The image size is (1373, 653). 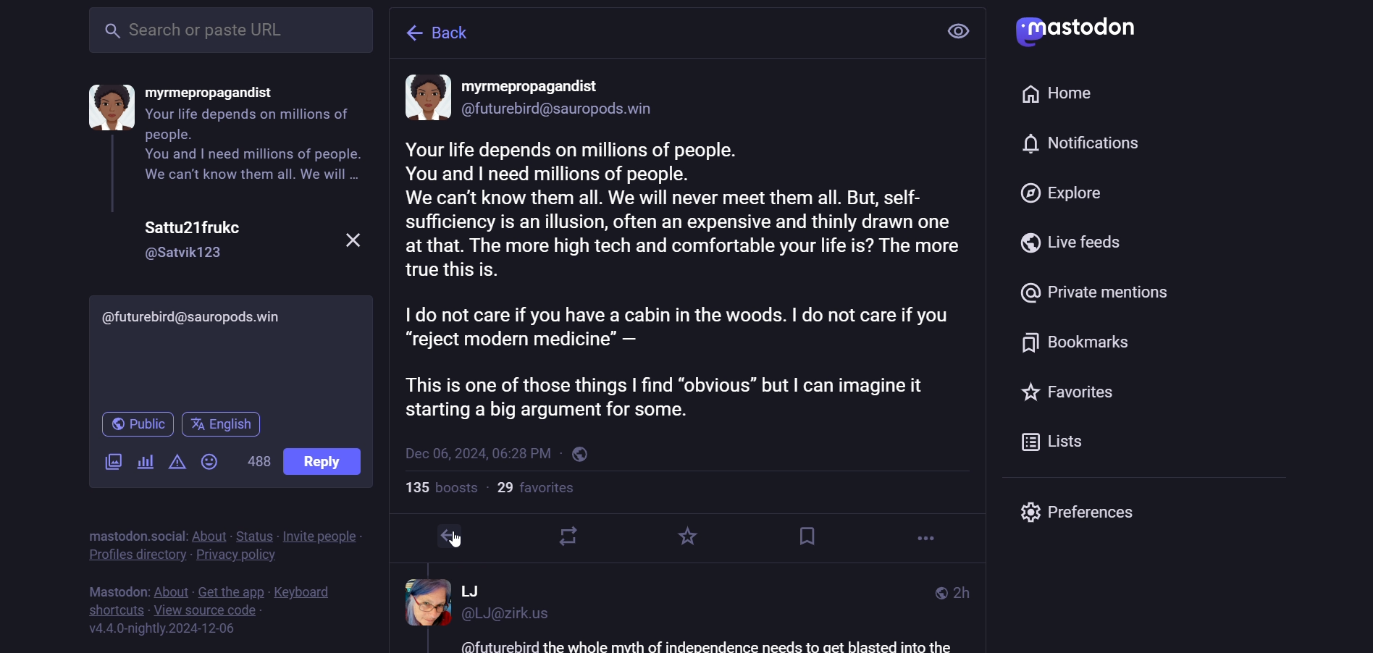 I want to click on id, so click(x=513, y=618).